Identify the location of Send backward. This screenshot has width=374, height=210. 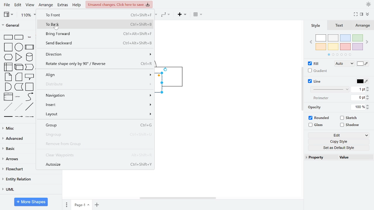
(98, 43).